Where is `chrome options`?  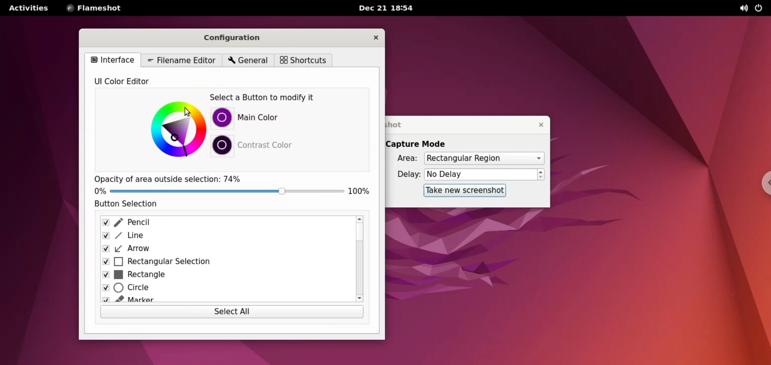
chrome options is located at coordinates (762, 182).